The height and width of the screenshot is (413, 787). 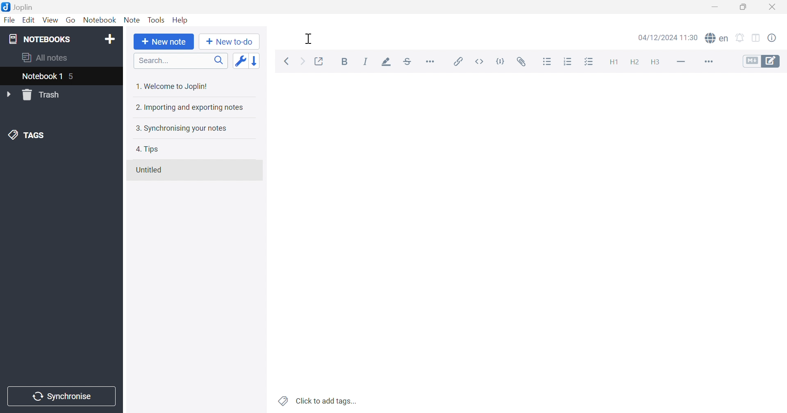 I want to click on Bold, so click(x=345, y=61).